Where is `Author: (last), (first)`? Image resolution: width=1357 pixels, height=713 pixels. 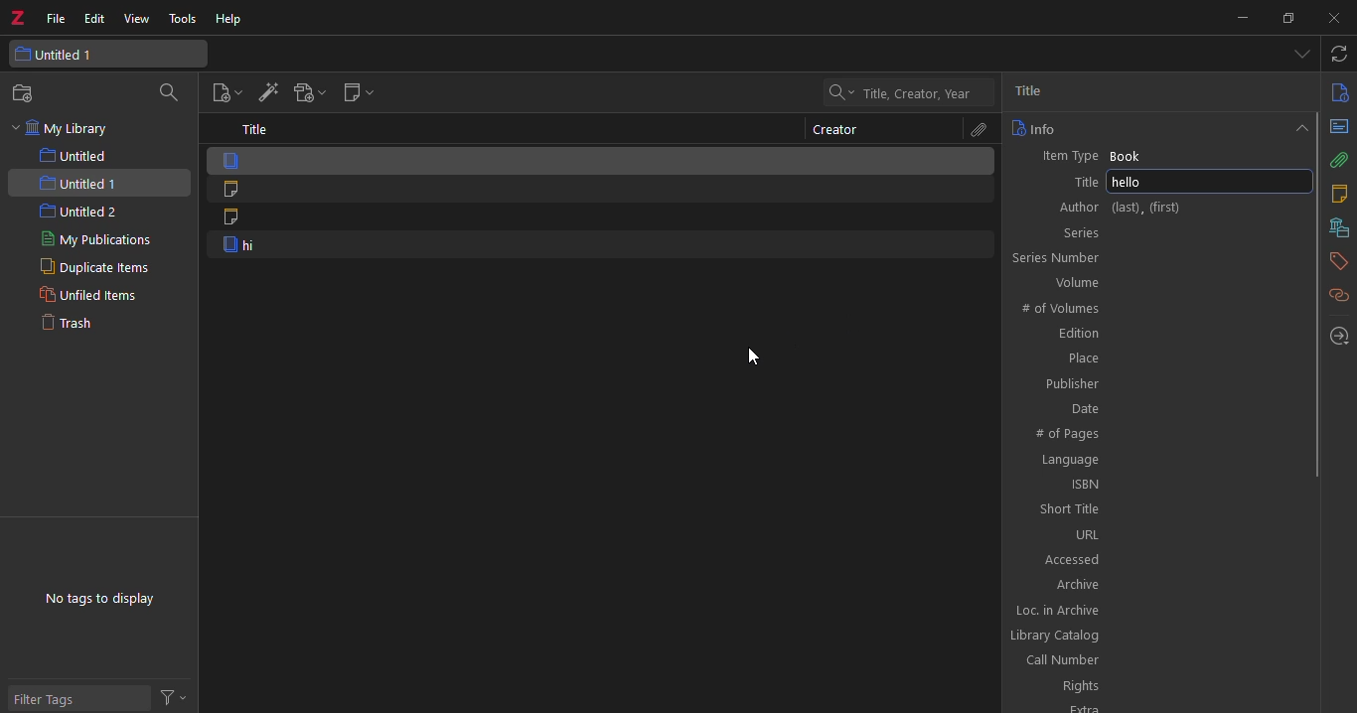
Author: (last), (first) is located at coordinates (1145, 208).